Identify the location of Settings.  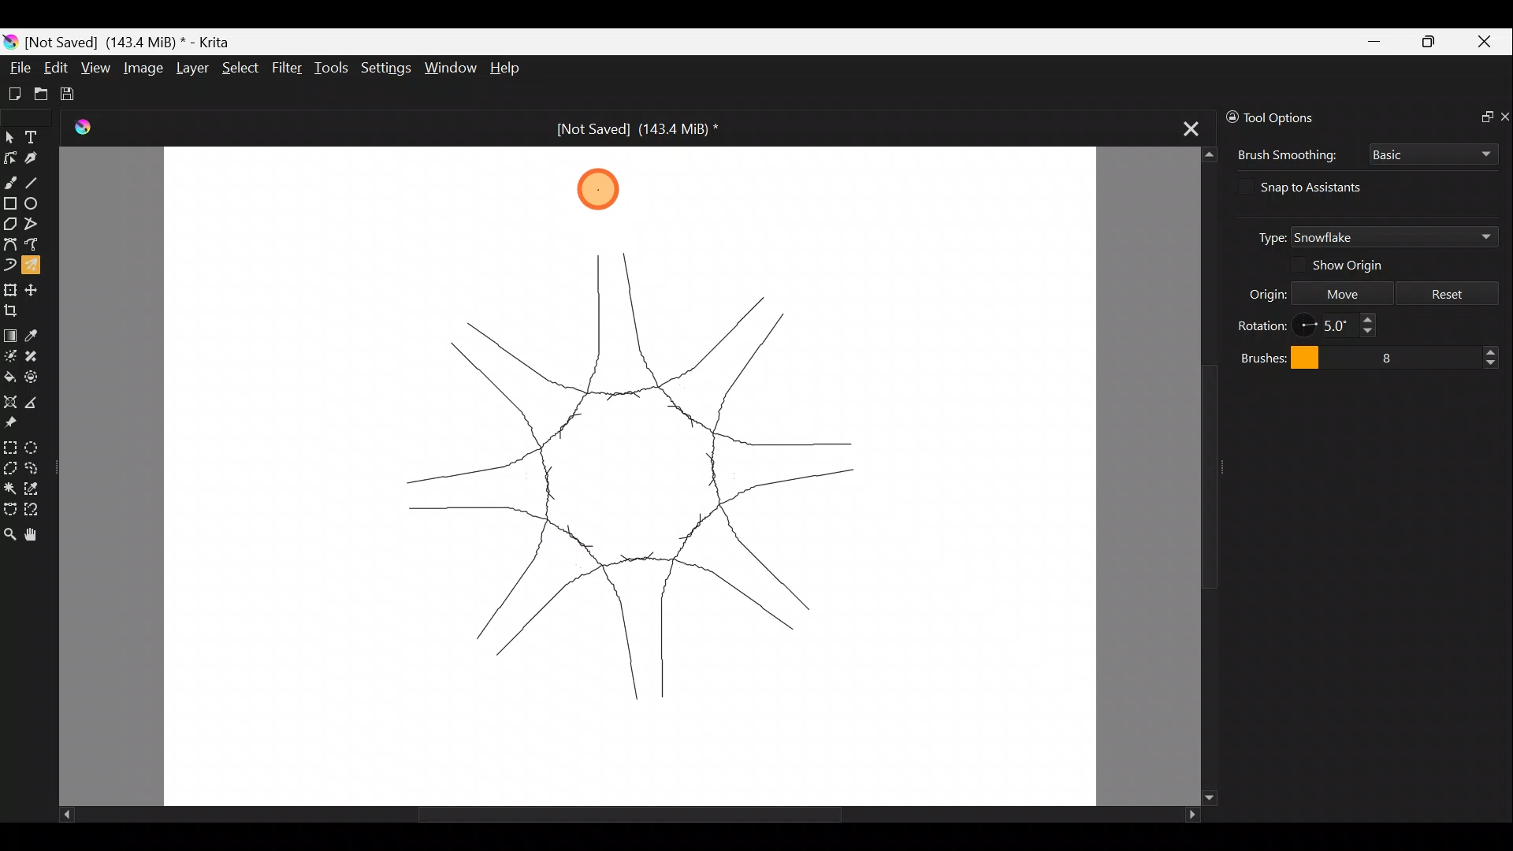
(383, 69).